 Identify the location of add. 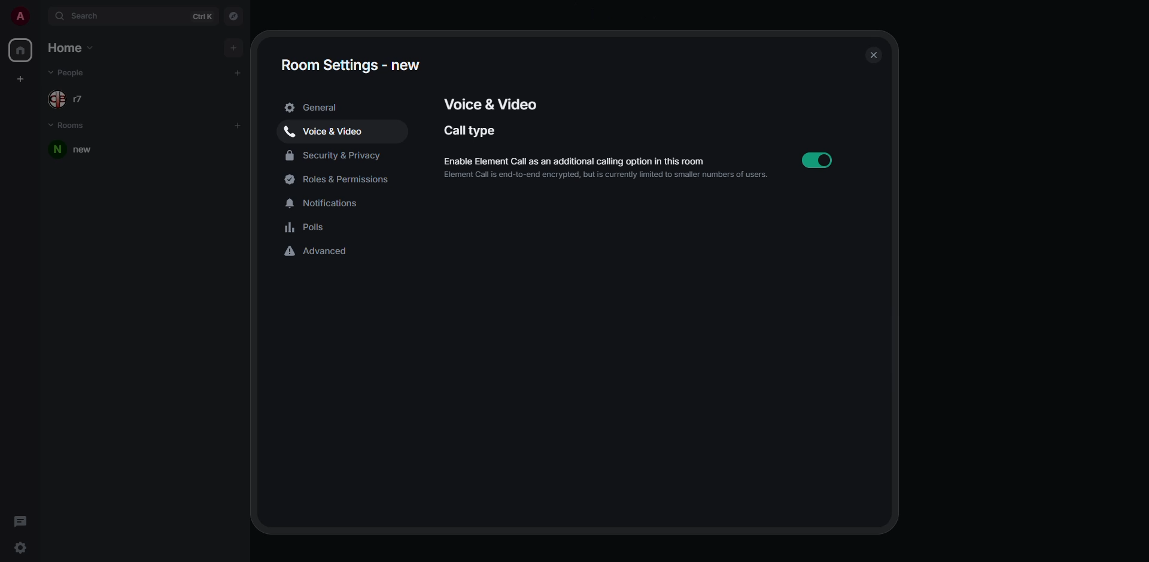
(238, 72).